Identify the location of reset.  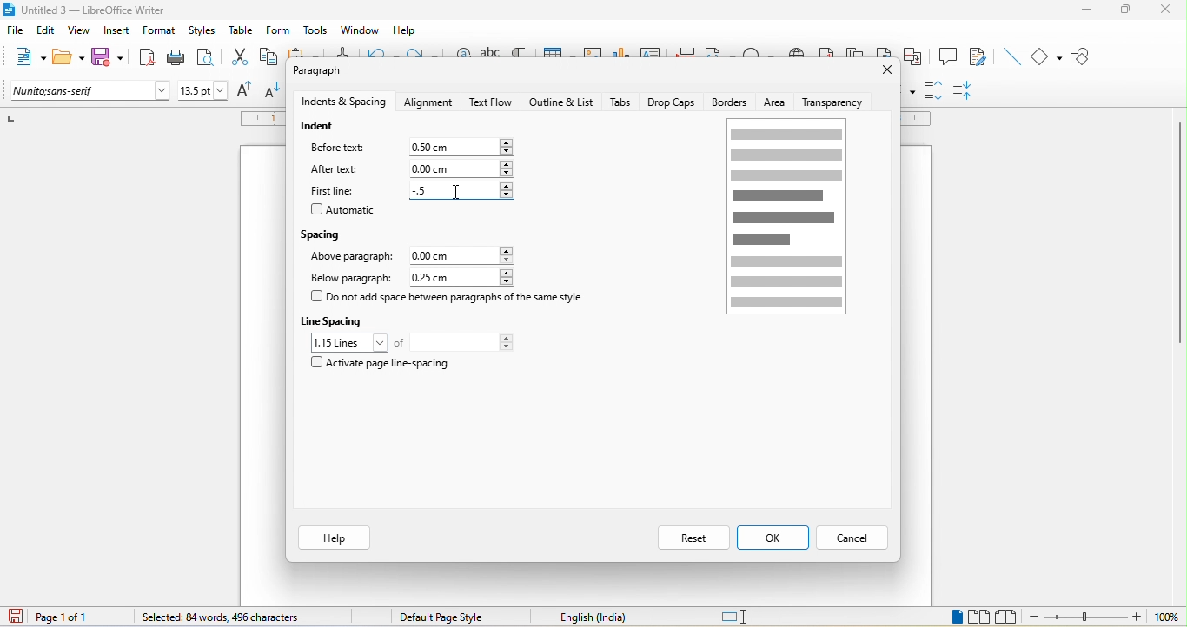
(695, 538).